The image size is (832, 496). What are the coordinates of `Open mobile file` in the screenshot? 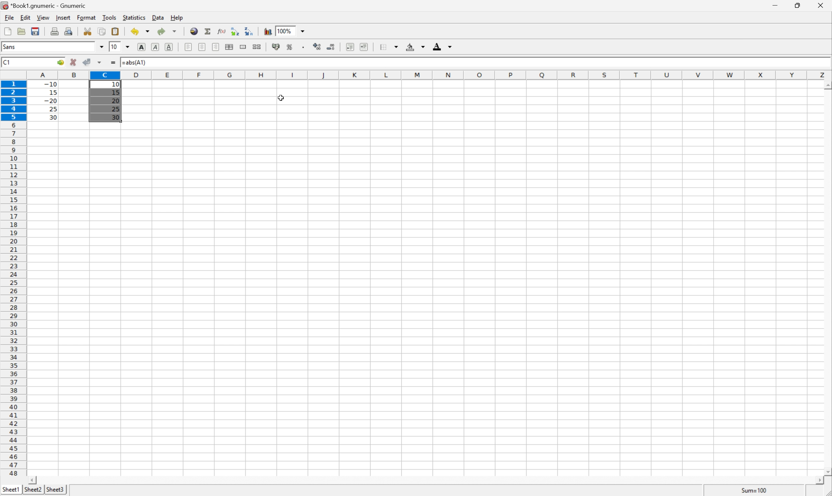 It's located at (34, 31).